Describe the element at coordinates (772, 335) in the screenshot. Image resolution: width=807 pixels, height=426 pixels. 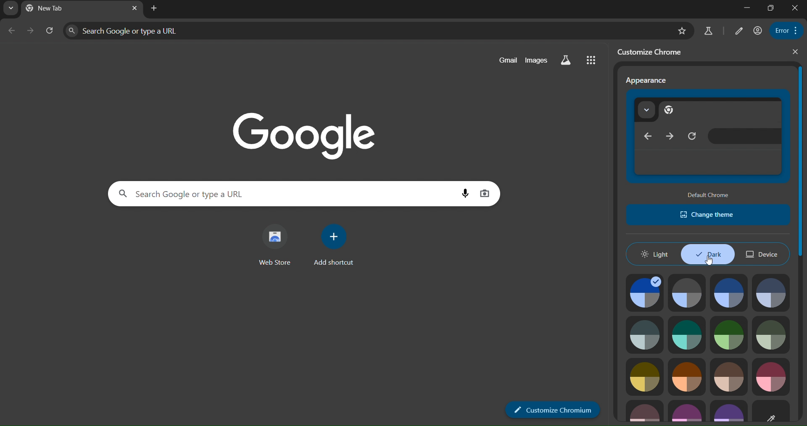
I see `theme icon` at that location.